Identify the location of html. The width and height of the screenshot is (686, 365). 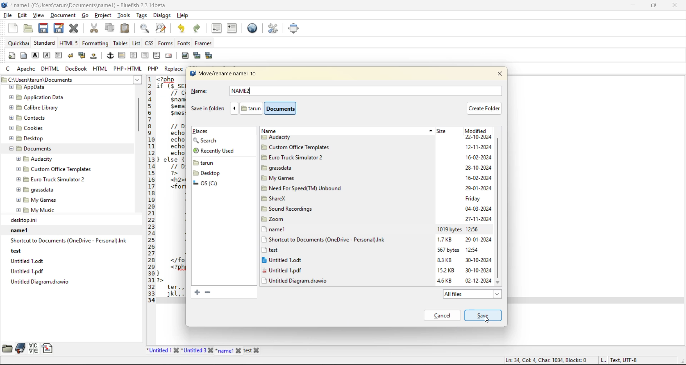
(100, 69).